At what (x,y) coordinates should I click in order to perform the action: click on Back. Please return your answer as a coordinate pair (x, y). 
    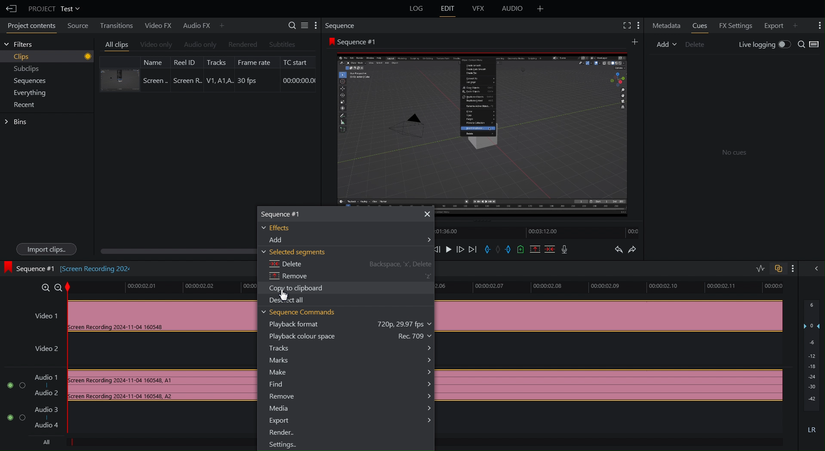
    Looking at the image, I should click on (10, 7).